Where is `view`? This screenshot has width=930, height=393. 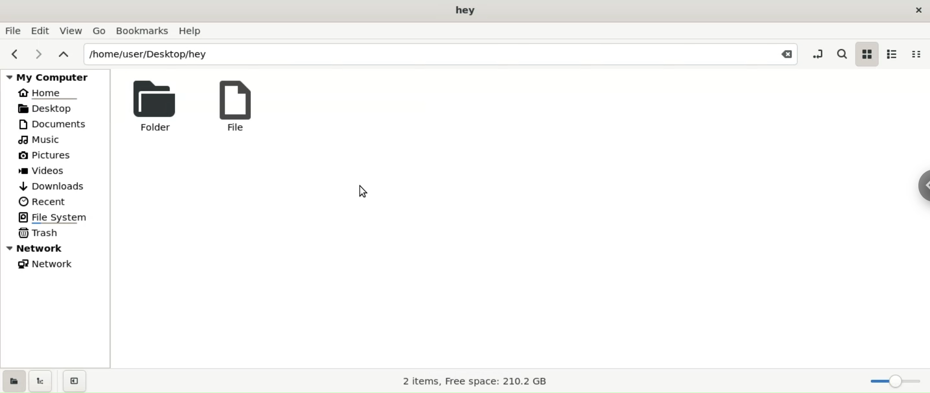
view is located at coordinates (72, 31).